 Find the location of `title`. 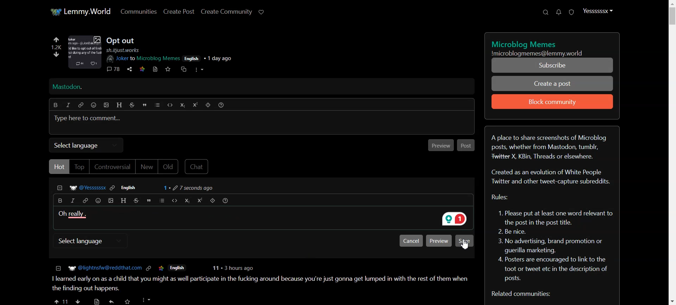

title is located at coordinates (523, 44).